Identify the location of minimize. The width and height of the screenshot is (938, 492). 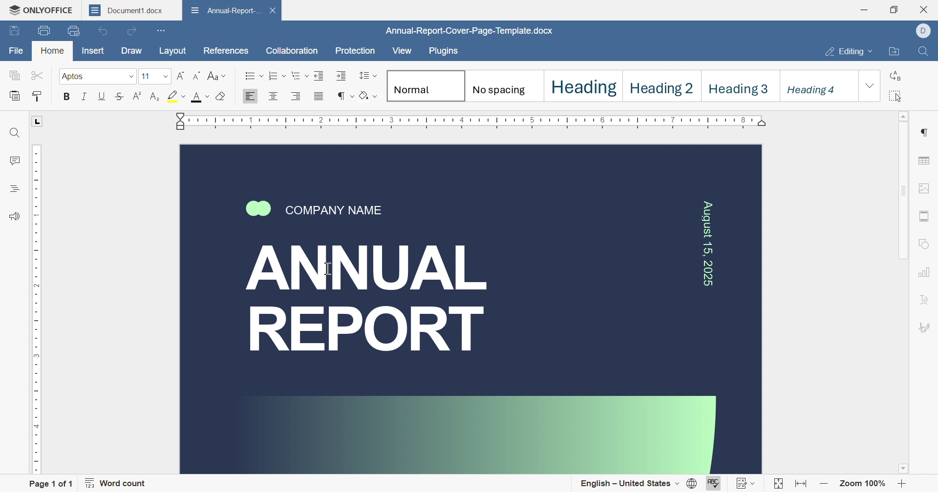
(867, 8).